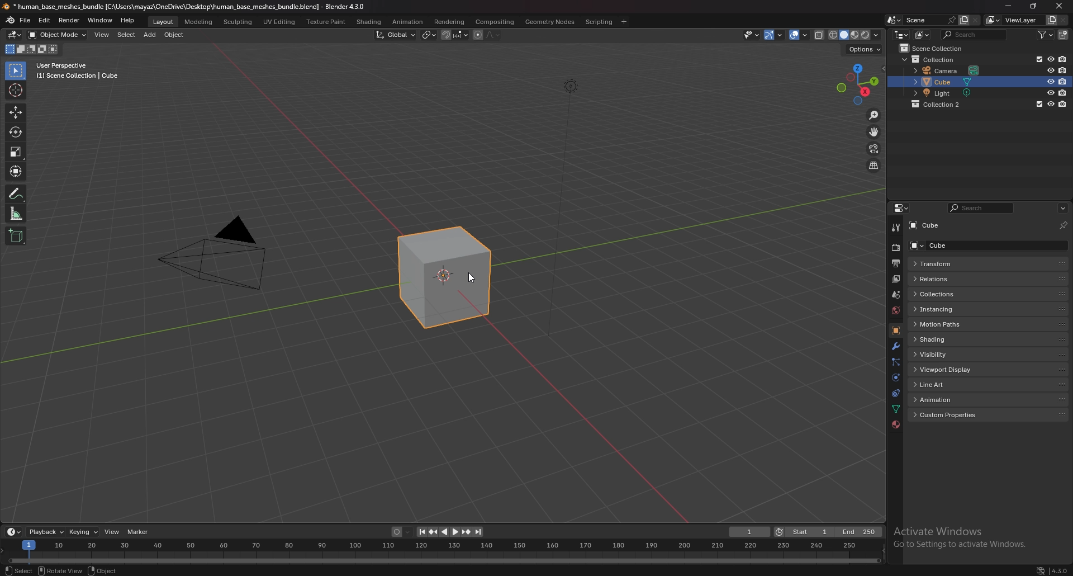 This screenshot has width=1073, height=576. Describe the element at coordinates (903, 208) in the screenshot. I see `editor type` at that location.